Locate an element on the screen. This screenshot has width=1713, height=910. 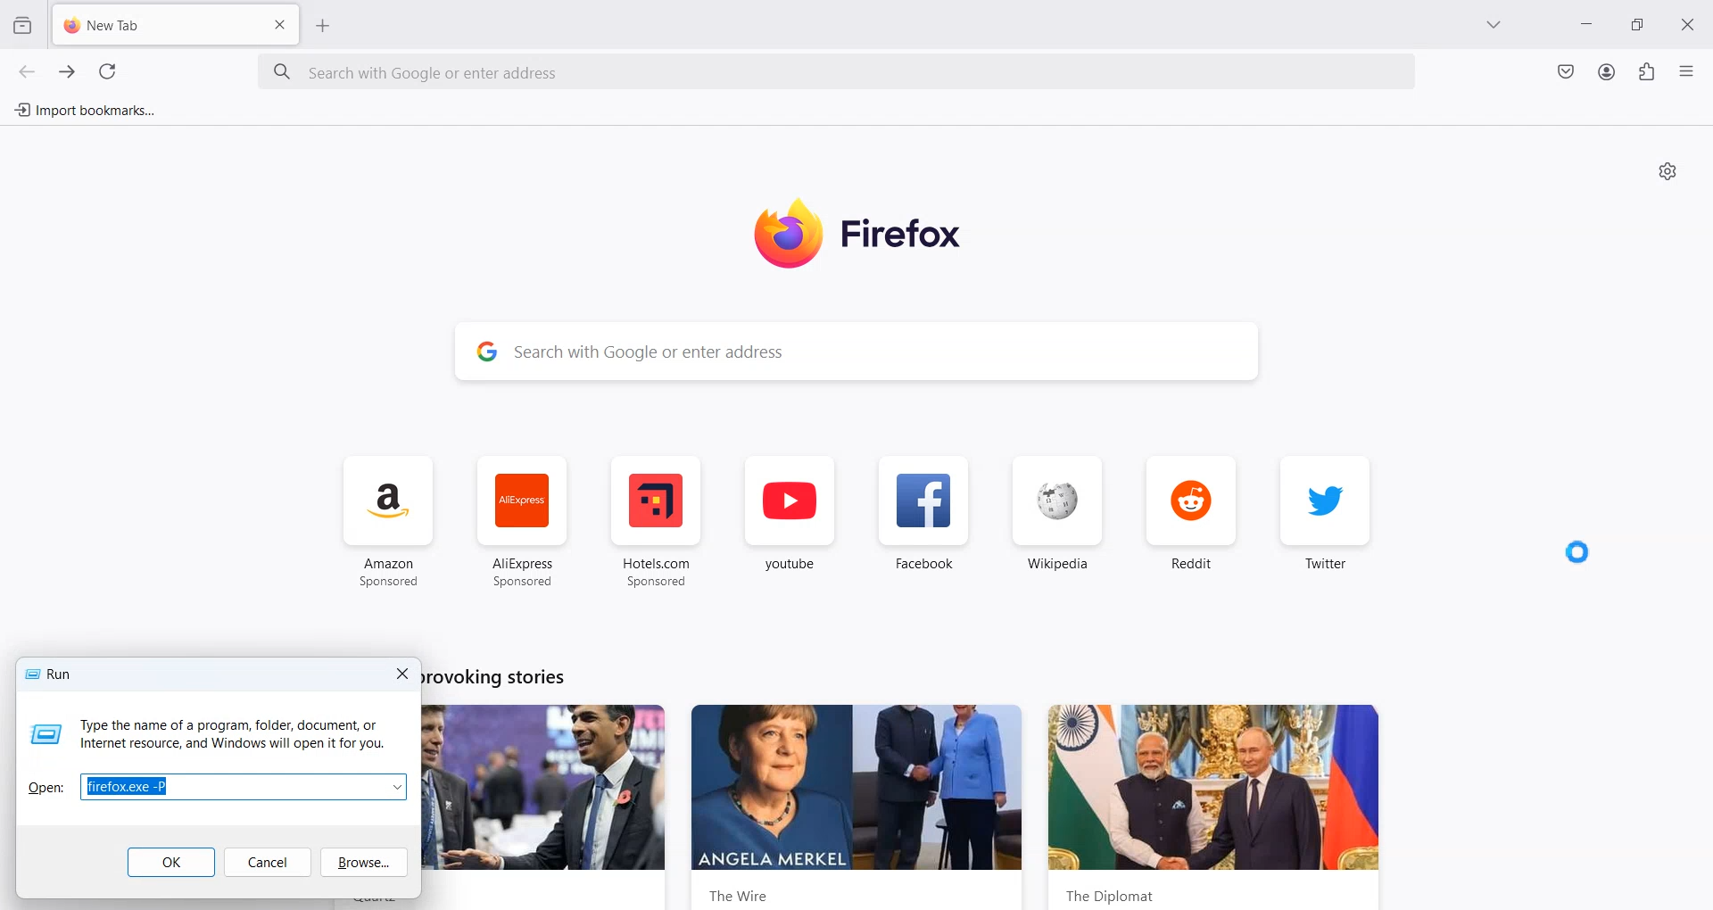
Quartz is located at coordinates (550, 808).